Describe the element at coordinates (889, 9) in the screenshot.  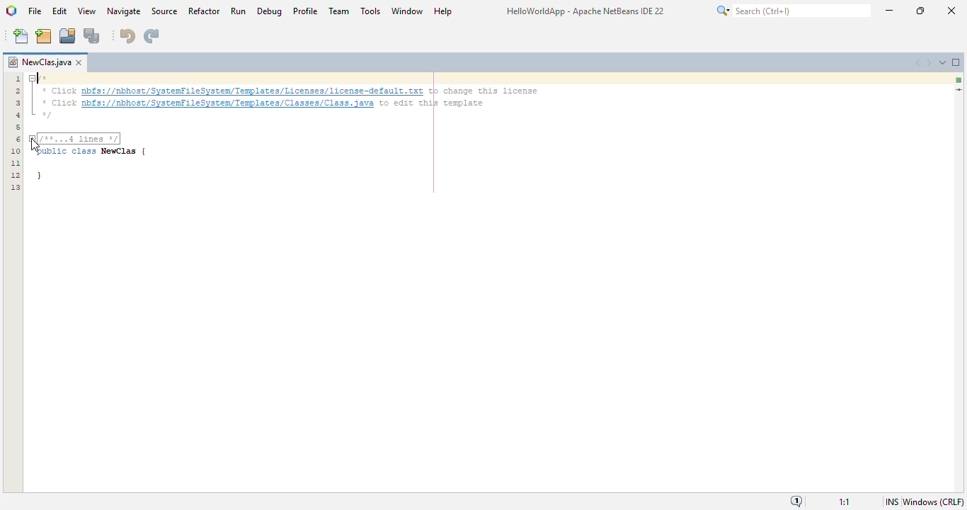
I see `minimize` at that location.